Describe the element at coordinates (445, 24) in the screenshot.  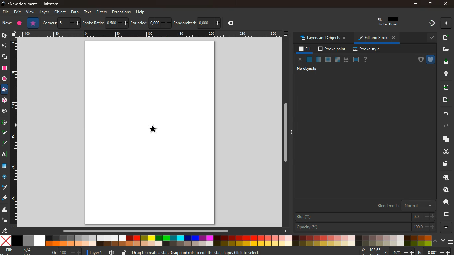
I see `more` at that location.